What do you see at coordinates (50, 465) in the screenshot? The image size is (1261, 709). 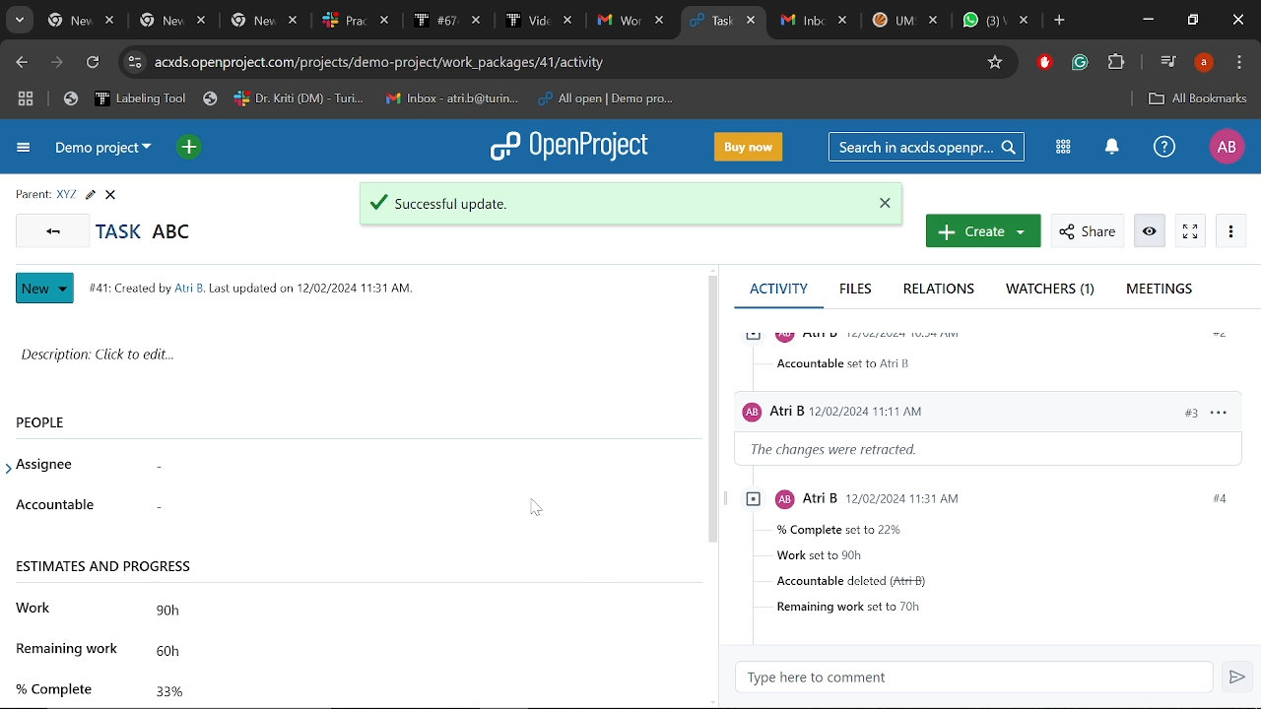 I see `assignee` at bounding box center [50, 465].